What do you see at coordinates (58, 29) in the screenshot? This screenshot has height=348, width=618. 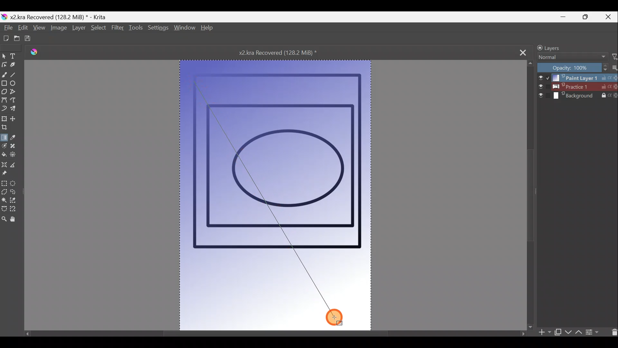 I see `Image` at bounding box center [58, 29].